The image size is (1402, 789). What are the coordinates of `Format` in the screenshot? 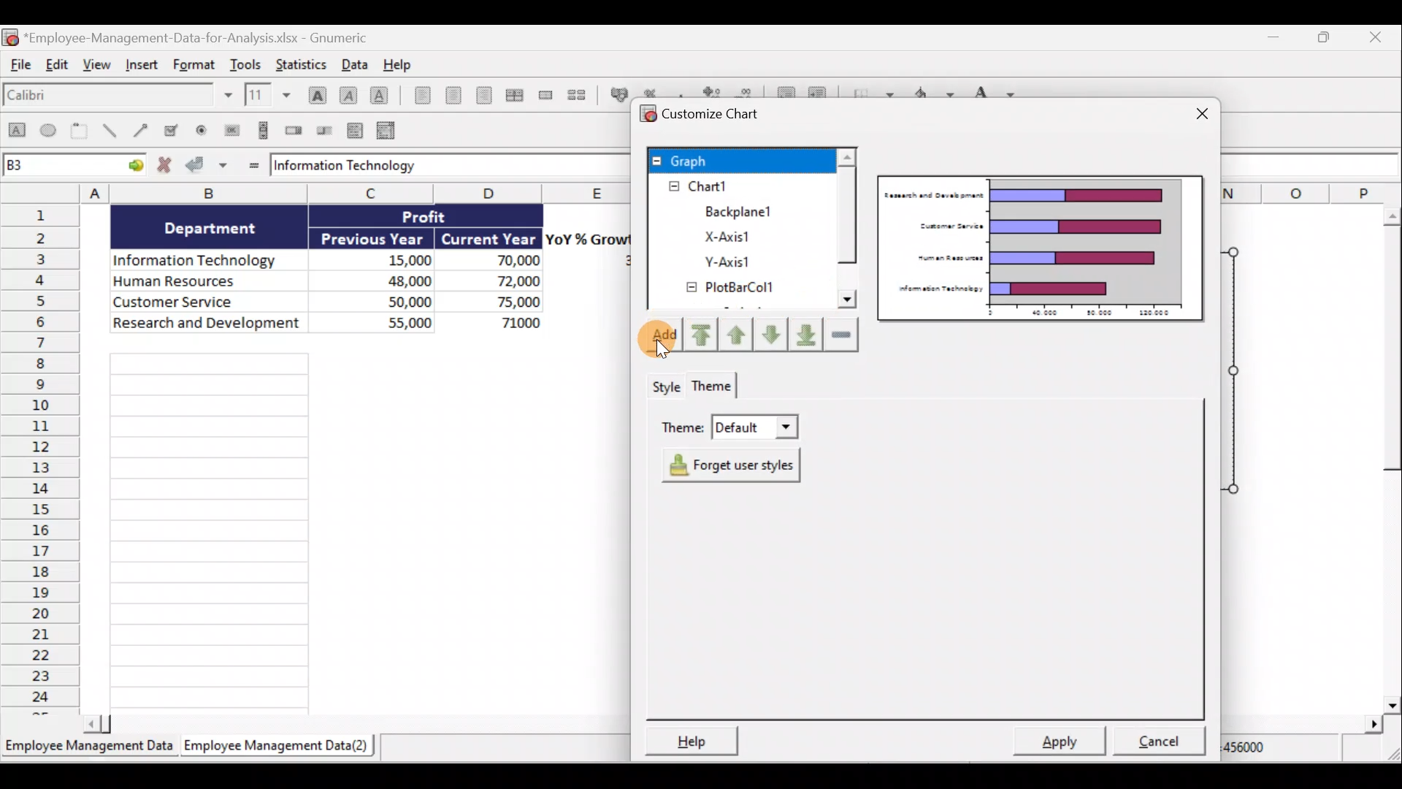 It's located at (197, 63).